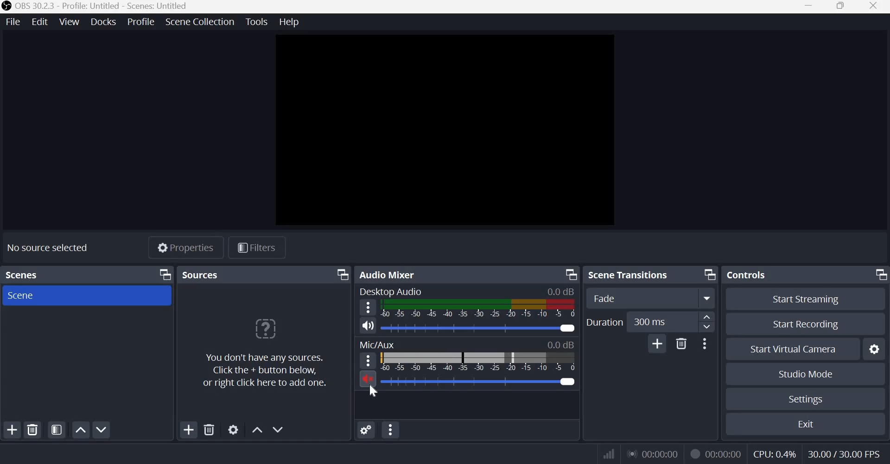 The image size is (890, 464). Describe the element at coordinates (39, 23) in the screenshot. I see `Edit` at that location.